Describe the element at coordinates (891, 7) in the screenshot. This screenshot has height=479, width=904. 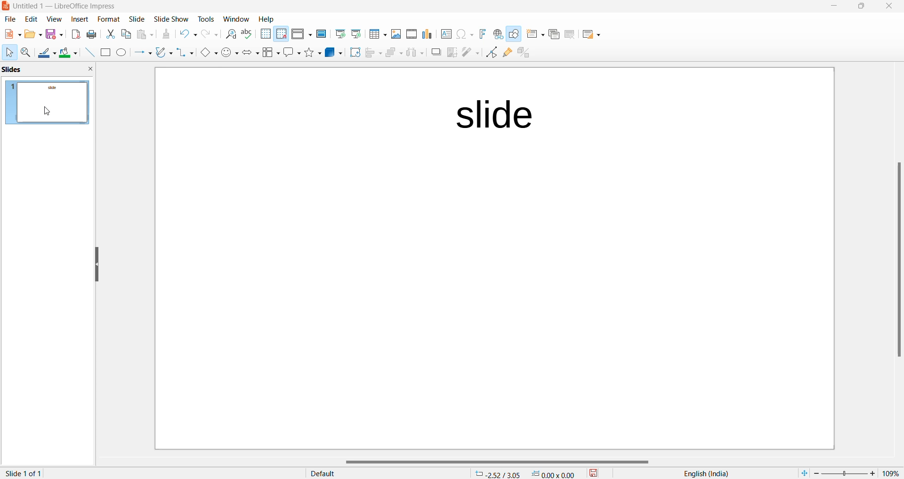
I see `close` at that location.